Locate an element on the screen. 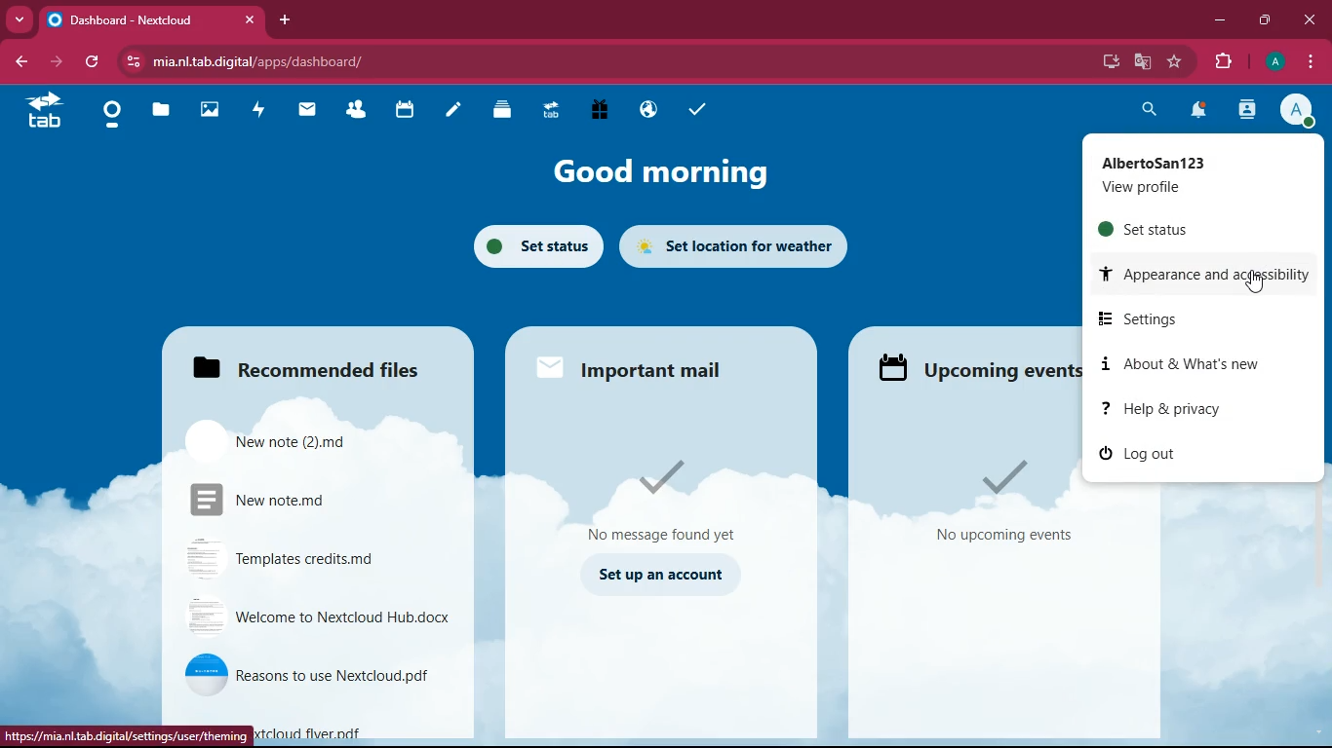 Image resolution: width=1332 pixels, height=748 pixels. file is located at coordinates (319, 675).